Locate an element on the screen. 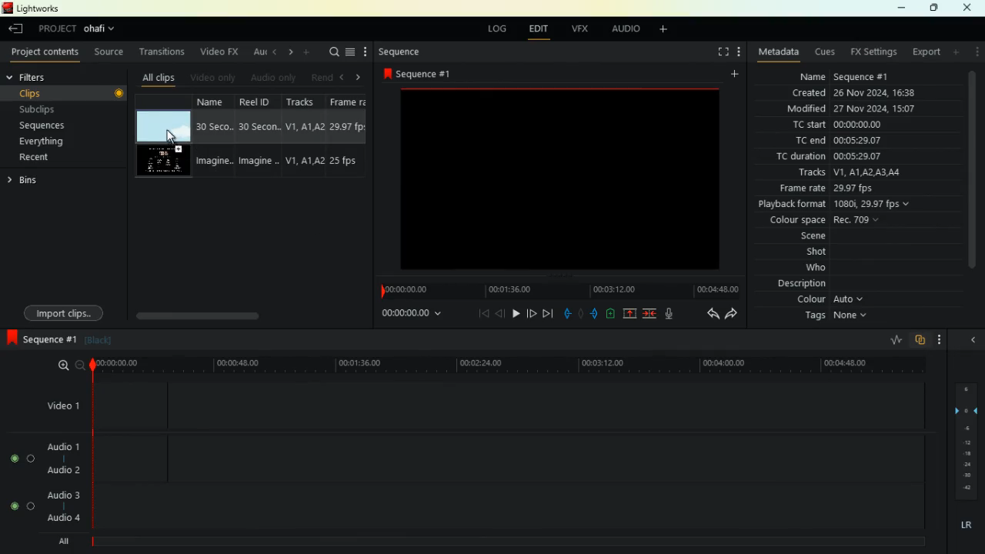 Image resolution: width=985 pixels, height=554 pixels. 26 Nov 2024 16:38 is located at coordinates (878, 93).